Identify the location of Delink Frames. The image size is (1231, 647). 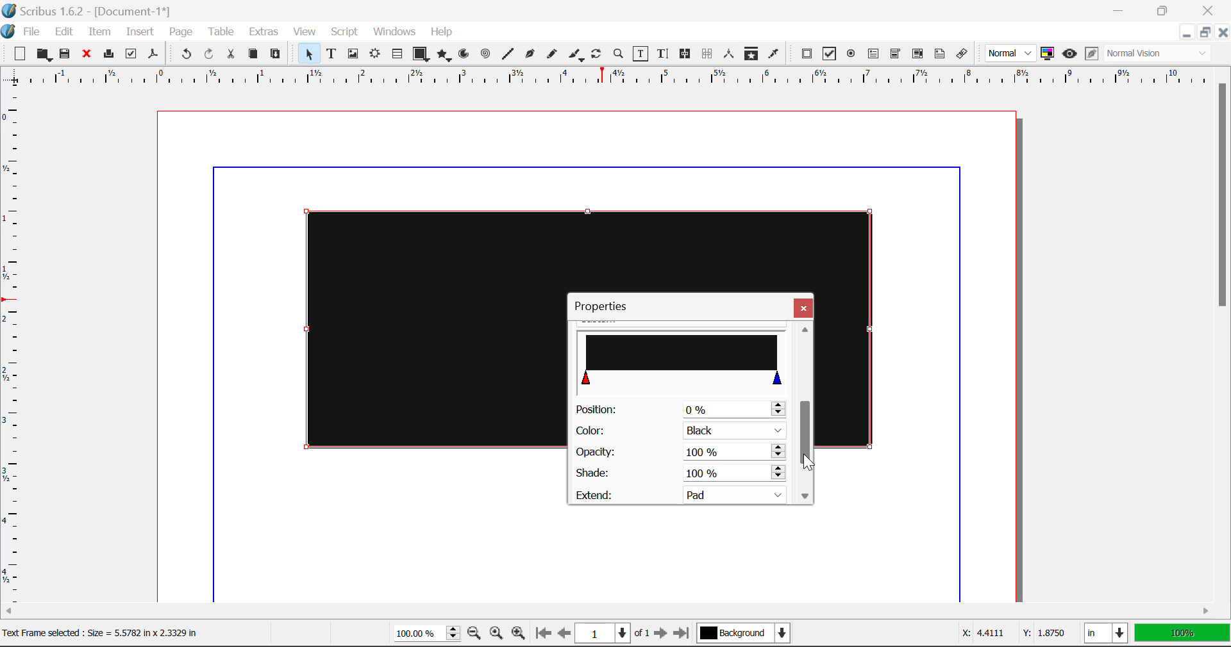
(708, 54).